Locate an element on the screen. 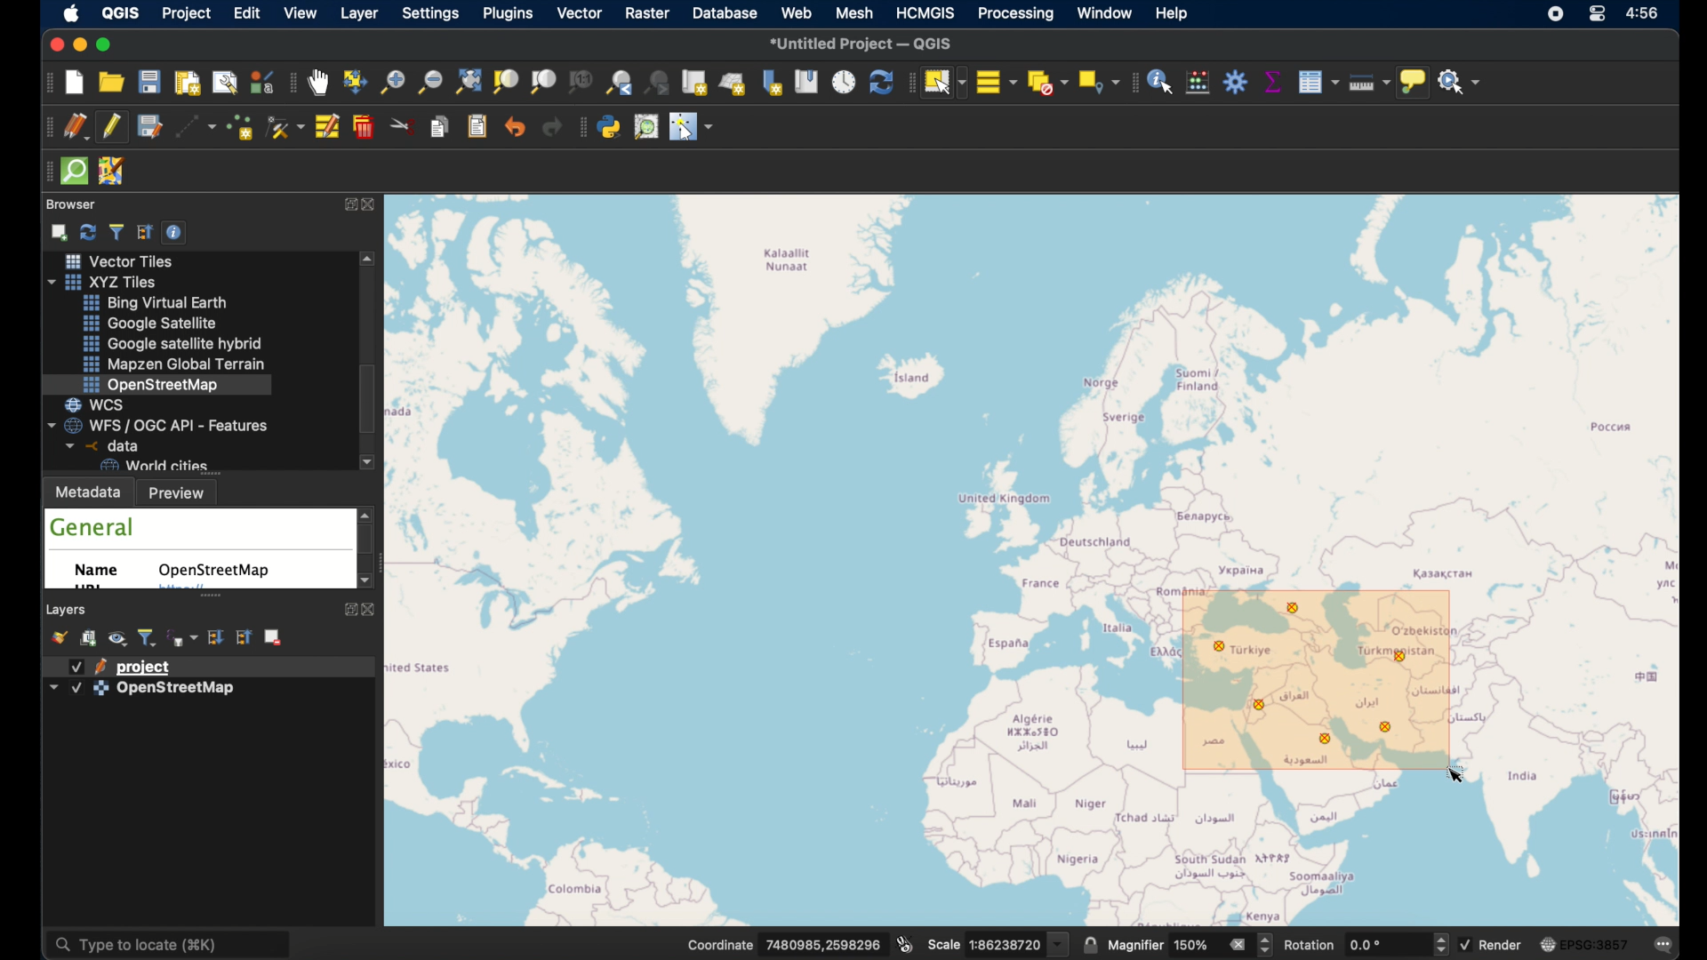  toggle extents and mouse display position is located at coordinates (906, 942).